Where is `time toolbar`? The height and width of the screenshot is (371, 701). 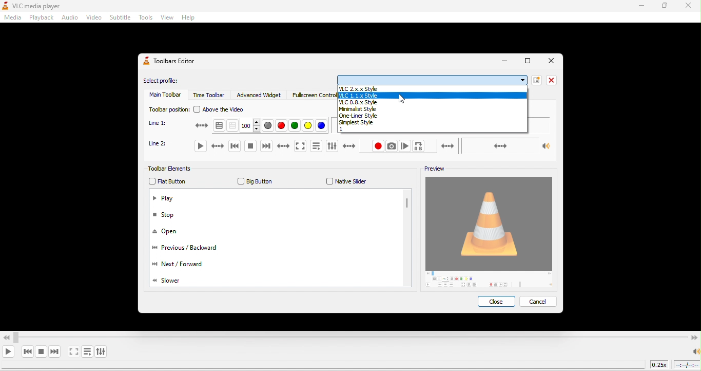 time toolbar is located at coordinates (210, 95).